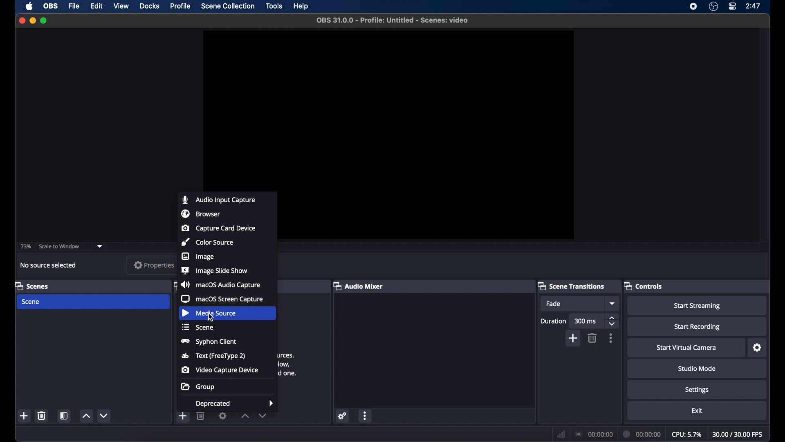 Image resolution: width=785 pixels, height=442 pixels. What do you see at coordinates (22, 20) in the screenshot?
I see `close` at bounding box center [22, 20].